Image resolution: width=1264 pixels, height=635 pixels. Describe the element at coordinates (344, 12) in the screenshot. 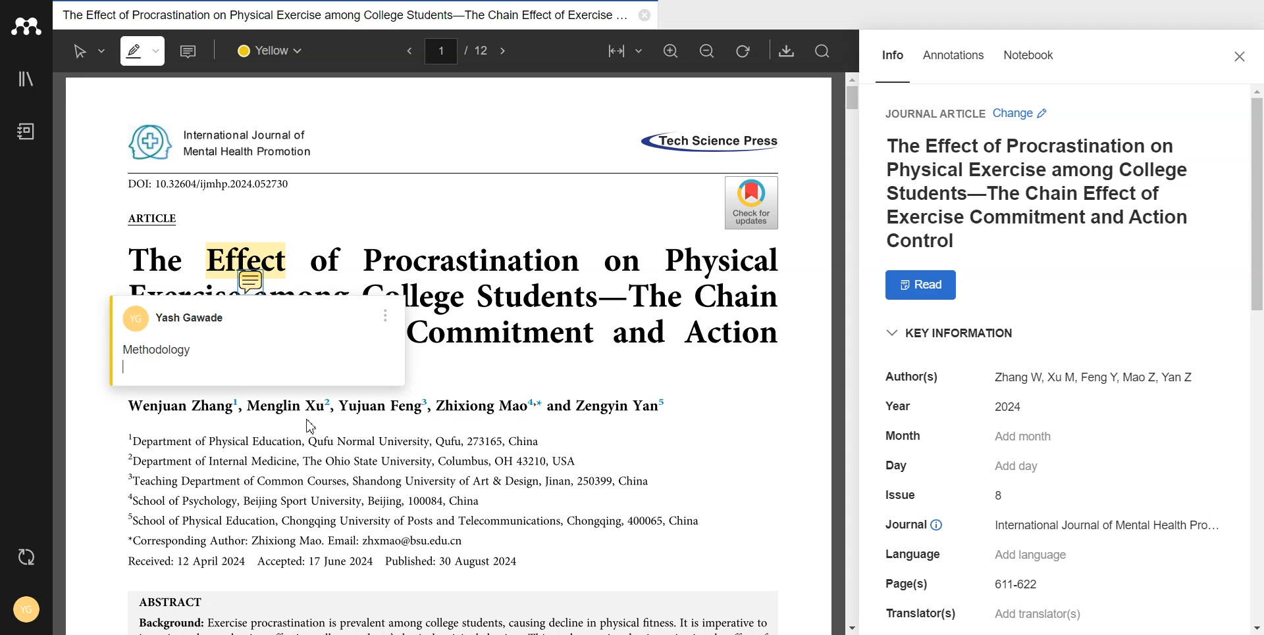

I see ` The Effect of Procrastination on Physical Exercise among College Students-The Chain Effect of Exercise...` at that location.